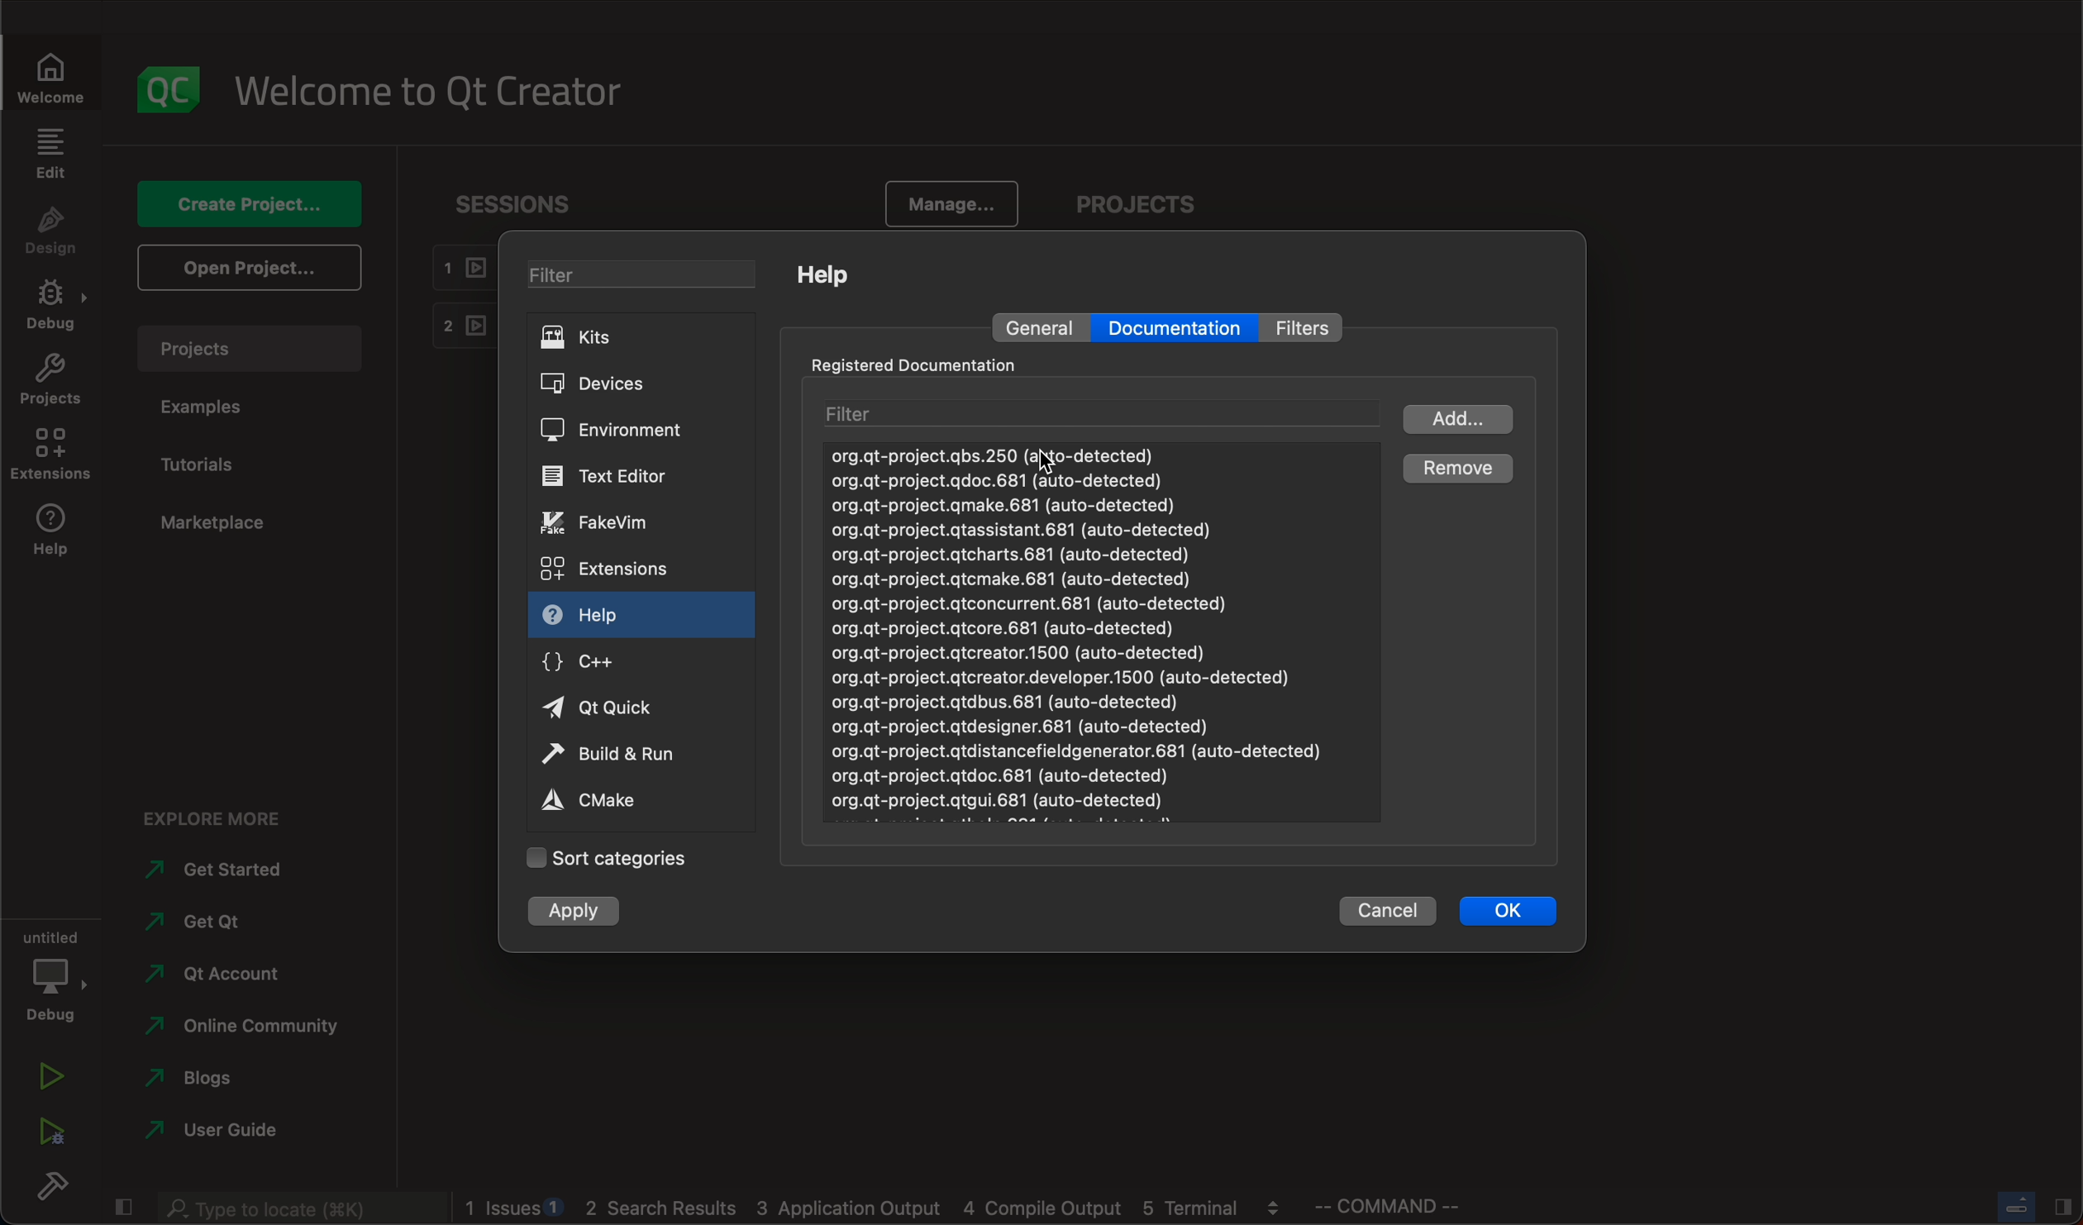  Describe the element at coordinates (214, 467) in the screenshot. I see `tutorials` at that location.